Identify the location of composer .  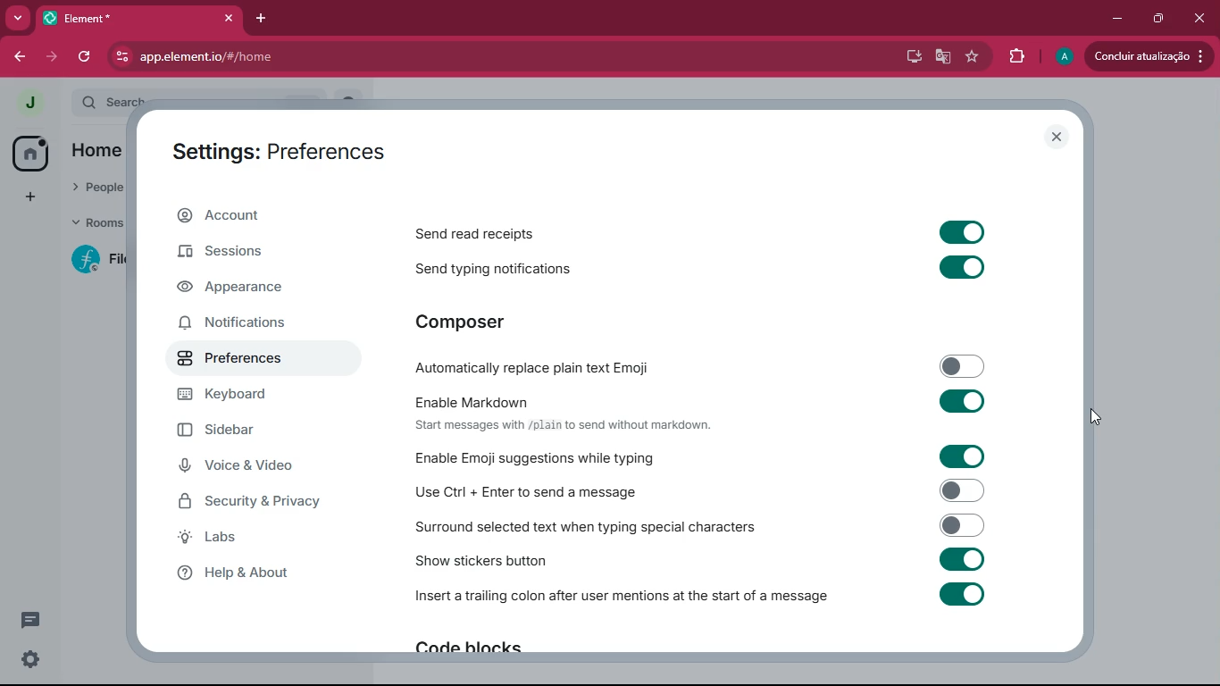
(472, 322).